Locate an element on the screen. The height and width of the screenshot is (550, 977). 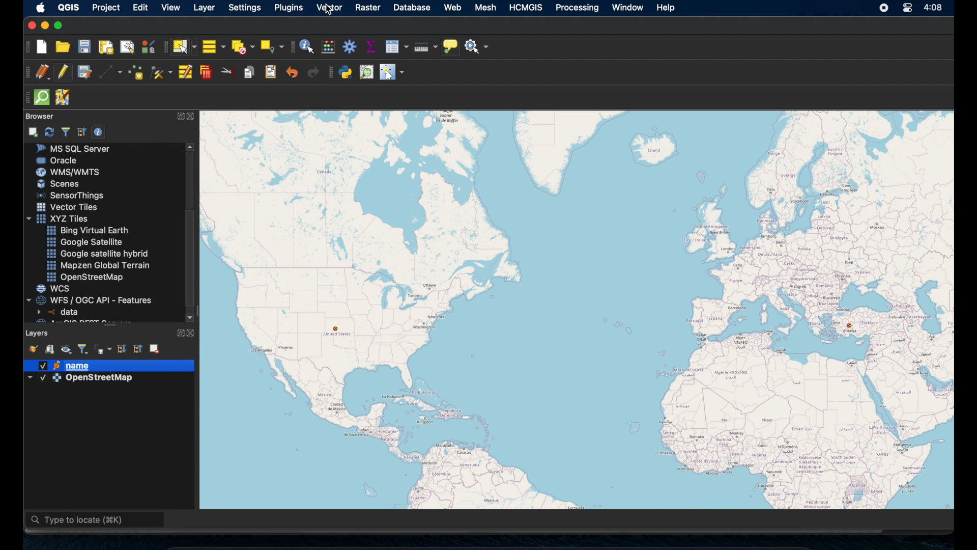
enable/disable properties widget is located at coordinates (100, 132).